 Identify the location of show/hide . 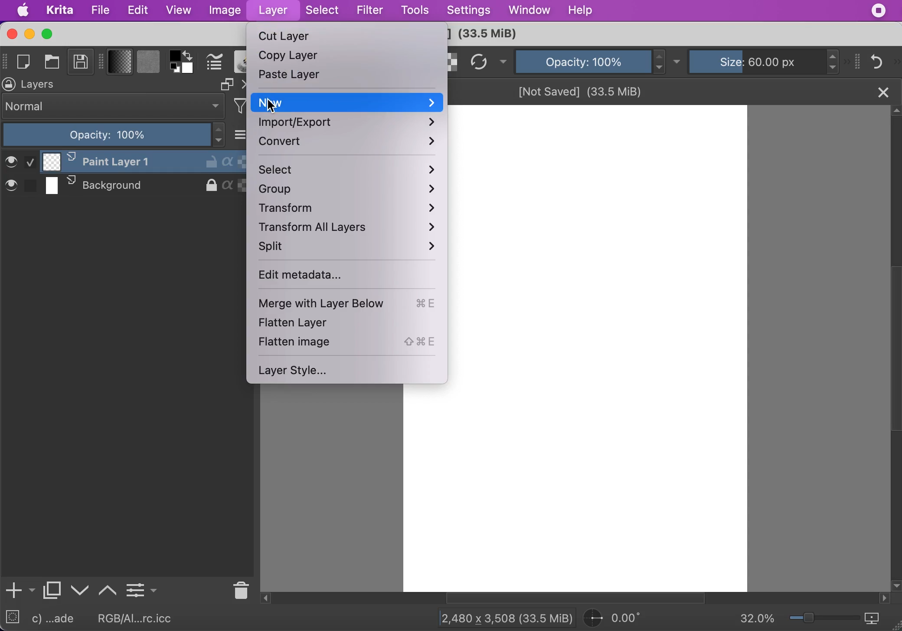
(6, 60).